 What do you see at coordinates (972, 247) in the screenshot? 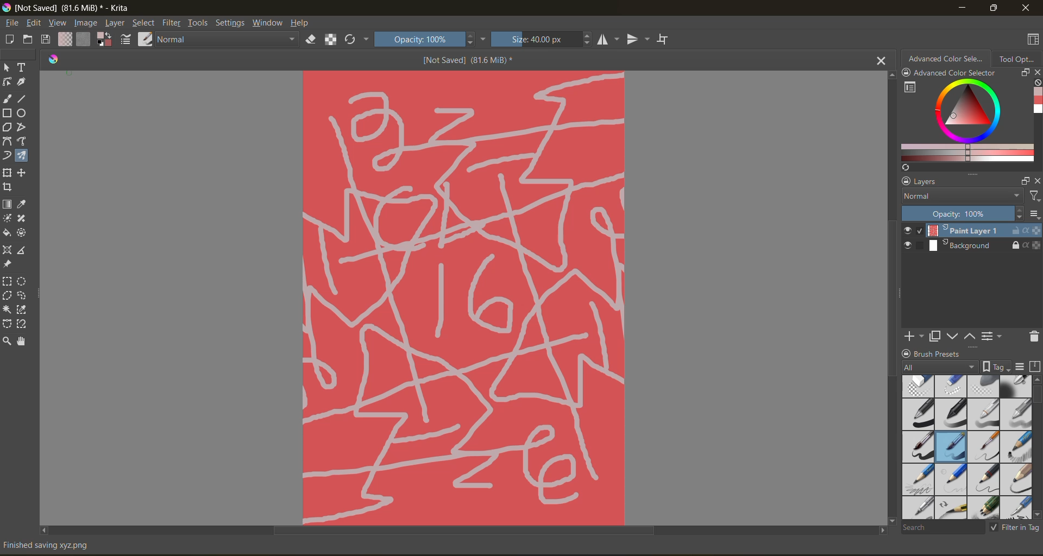
I see `layer` at bounding box center [972, 247].